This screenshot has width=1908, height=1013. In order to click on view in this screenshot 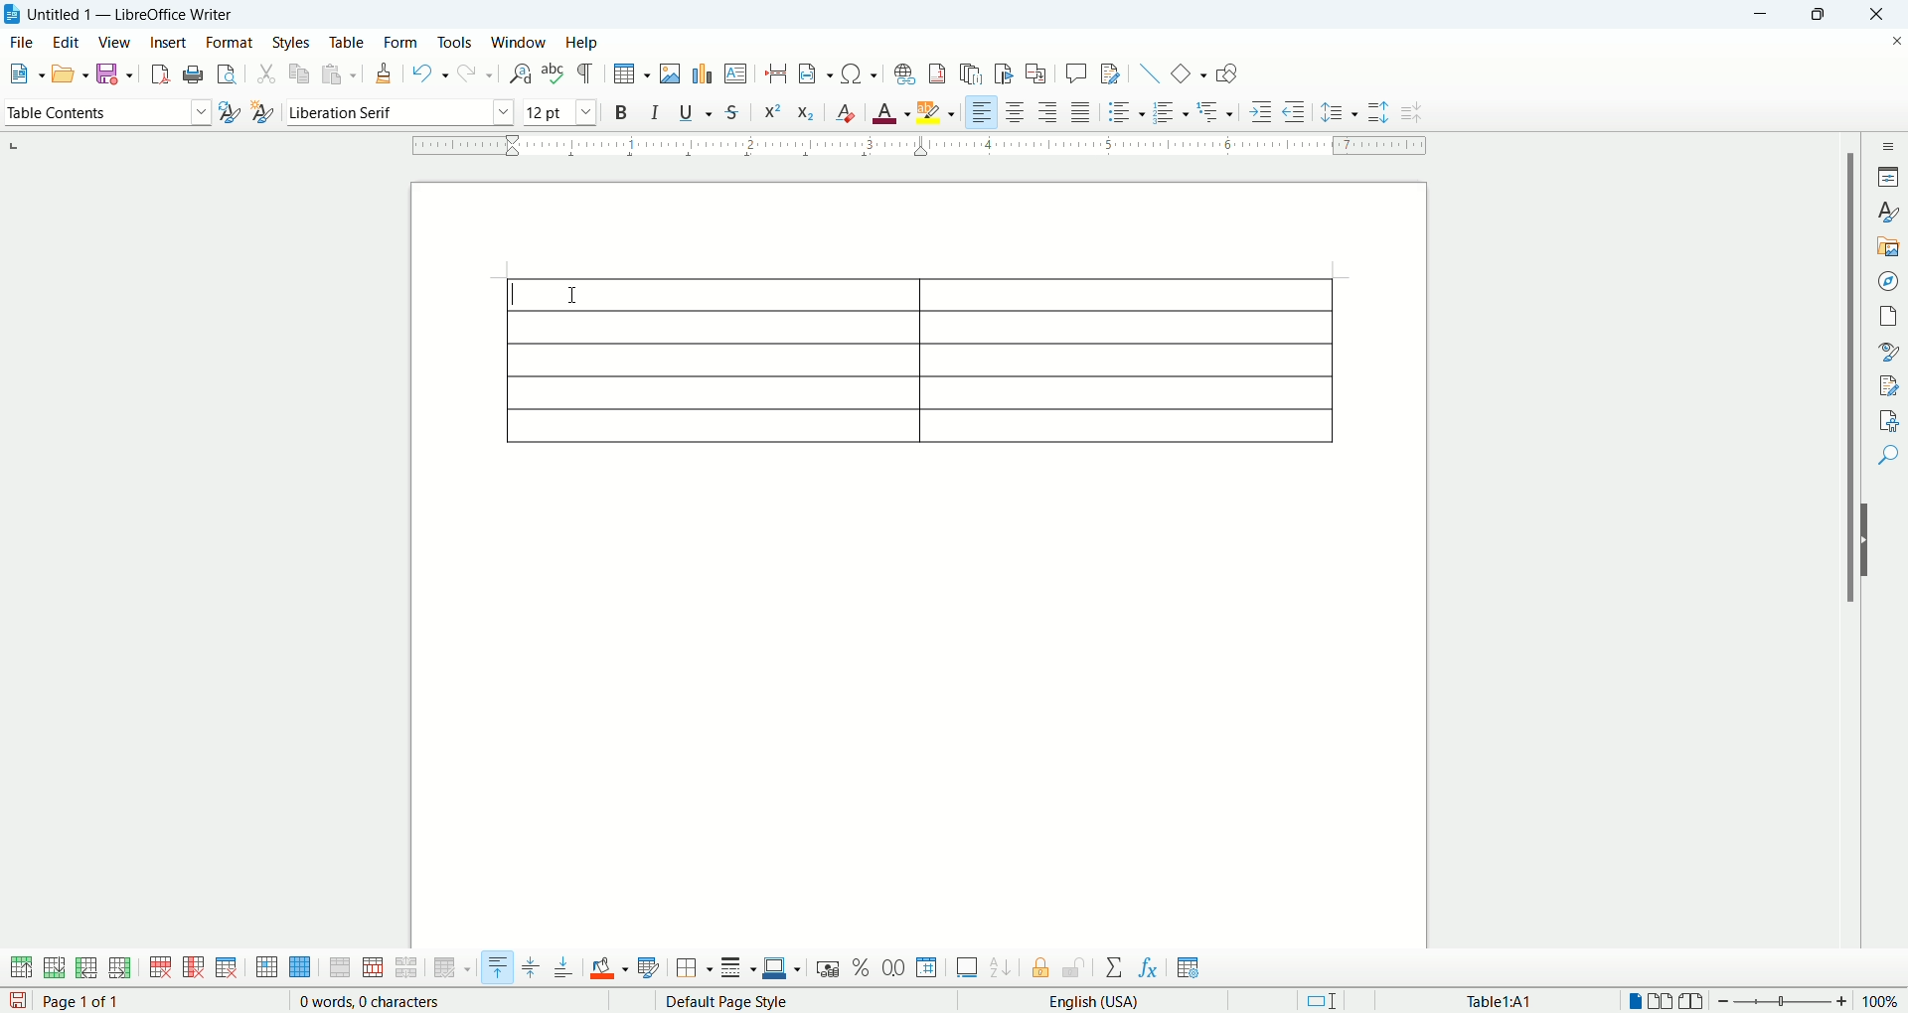, I will do `click(115, 42)`.